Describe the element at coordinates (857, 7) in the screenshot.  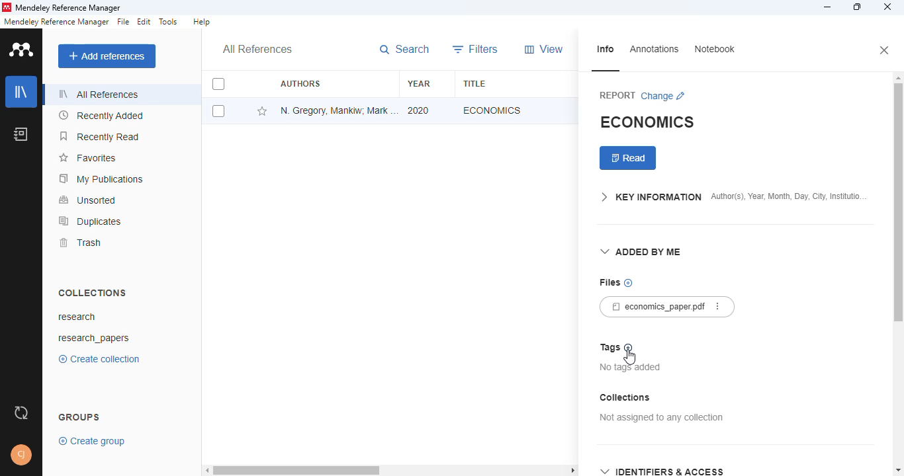
I see `maximize` at that location.